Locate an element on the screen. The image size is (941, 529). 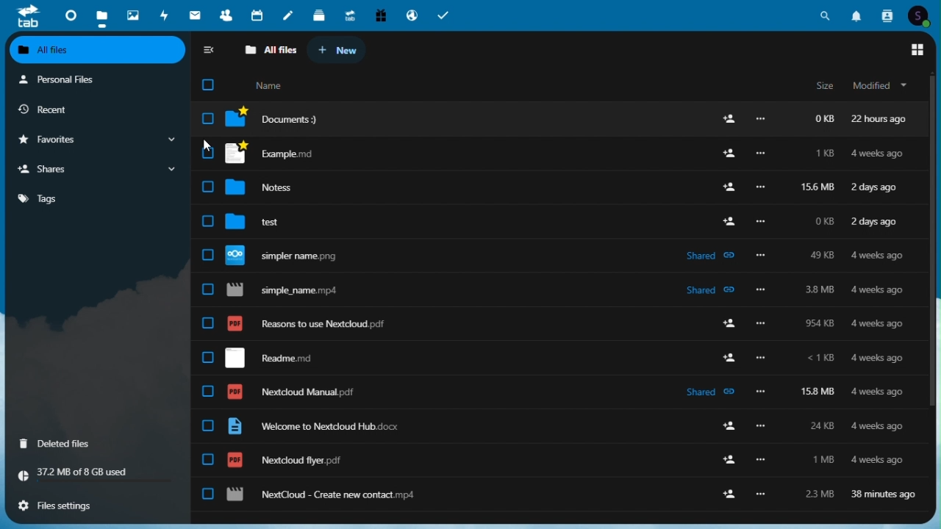
add user is located at coordinates (728, 154).